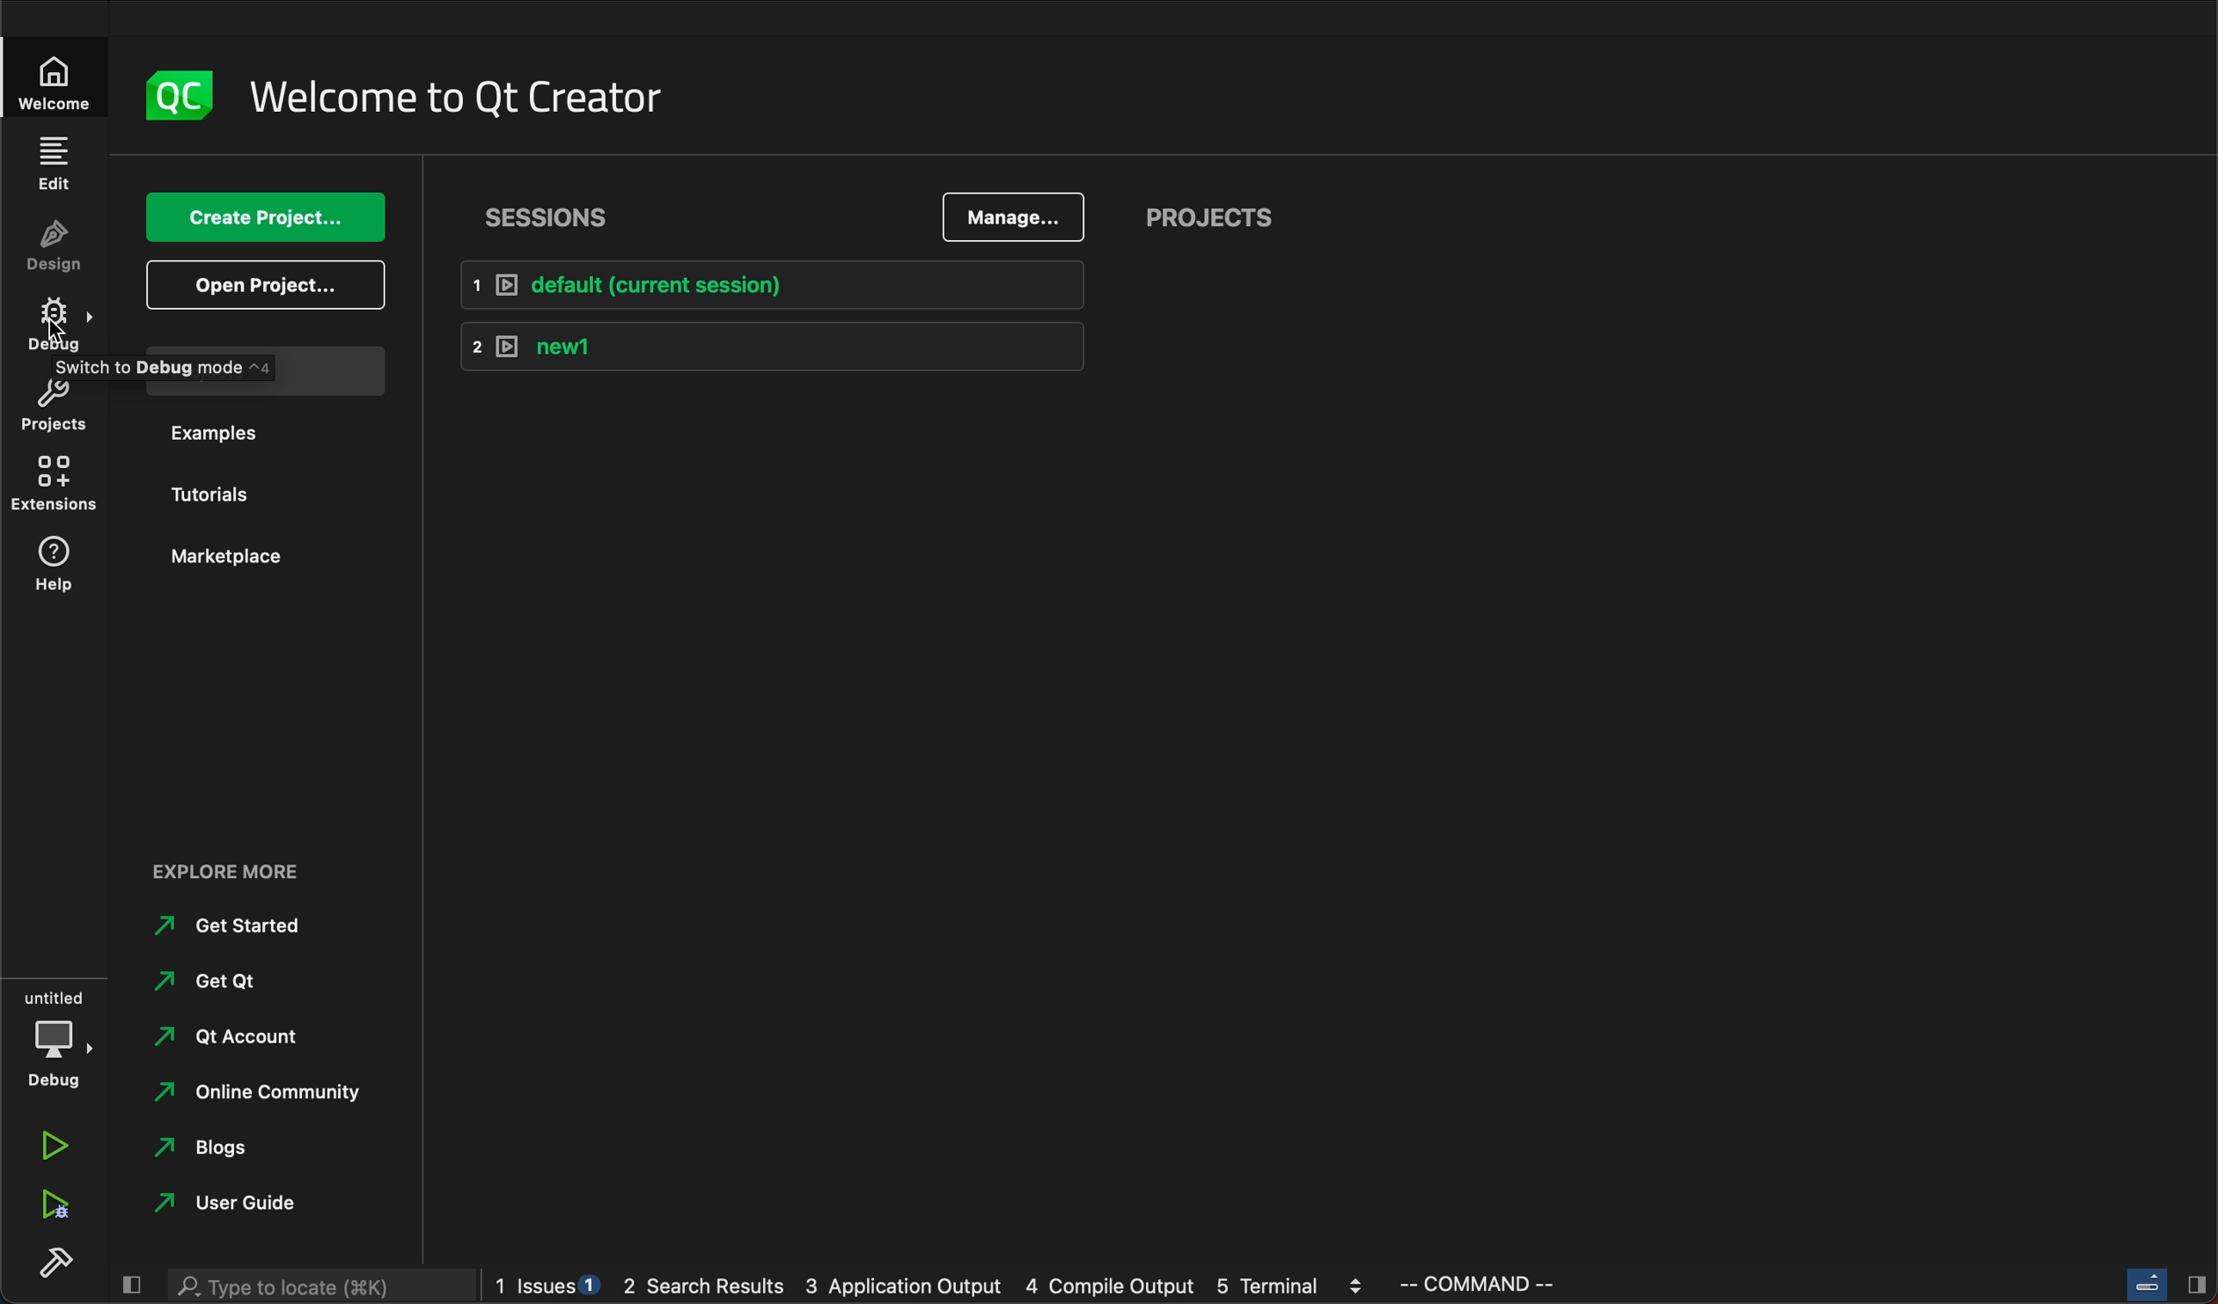 This screenshot has height=1304, width=2218. I want to click on terminal, so click(1292, 1288).